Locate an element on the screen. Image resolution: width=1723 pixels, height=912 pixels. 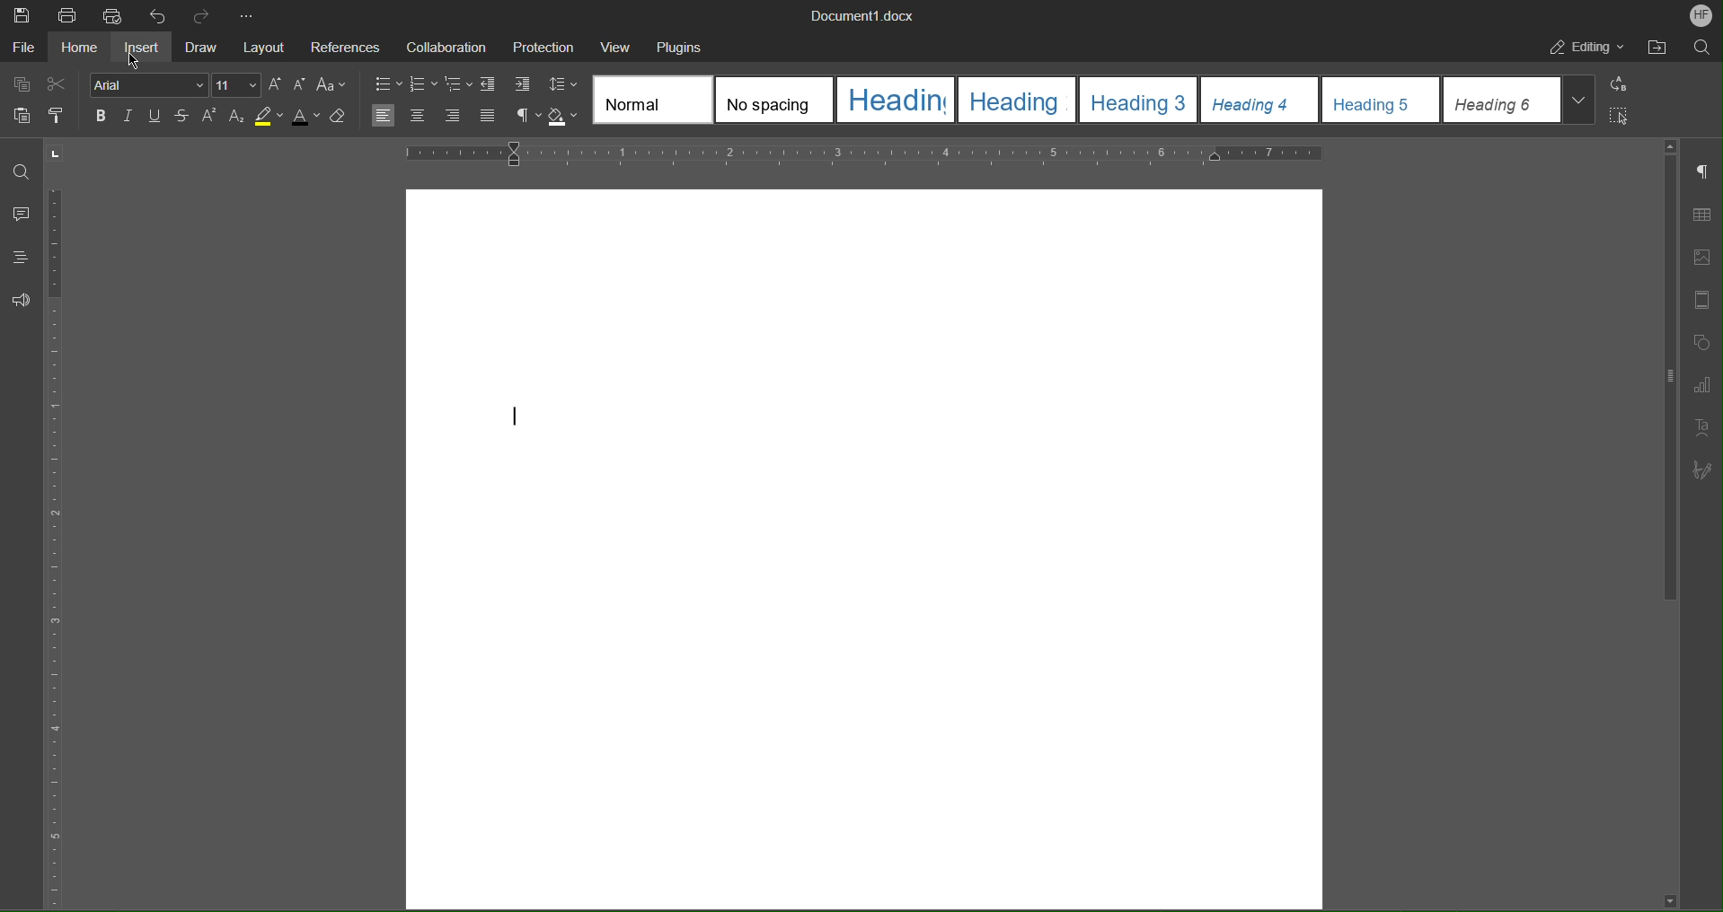
Cut is located at coordinates (58, 84).